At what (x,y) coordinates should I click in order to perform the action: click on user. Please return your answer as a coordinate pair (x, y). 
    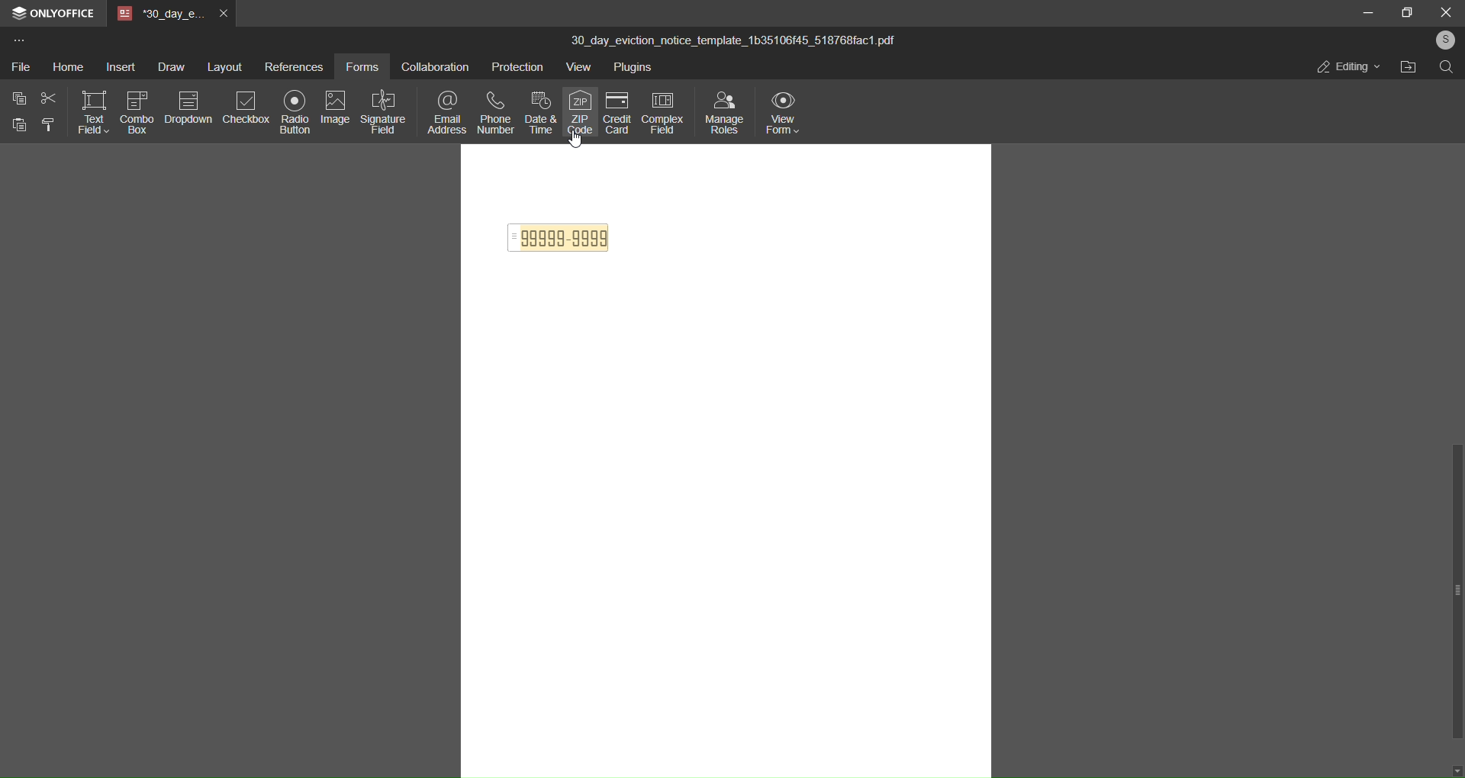
    Looking at the image, I should click on (1444, 40).